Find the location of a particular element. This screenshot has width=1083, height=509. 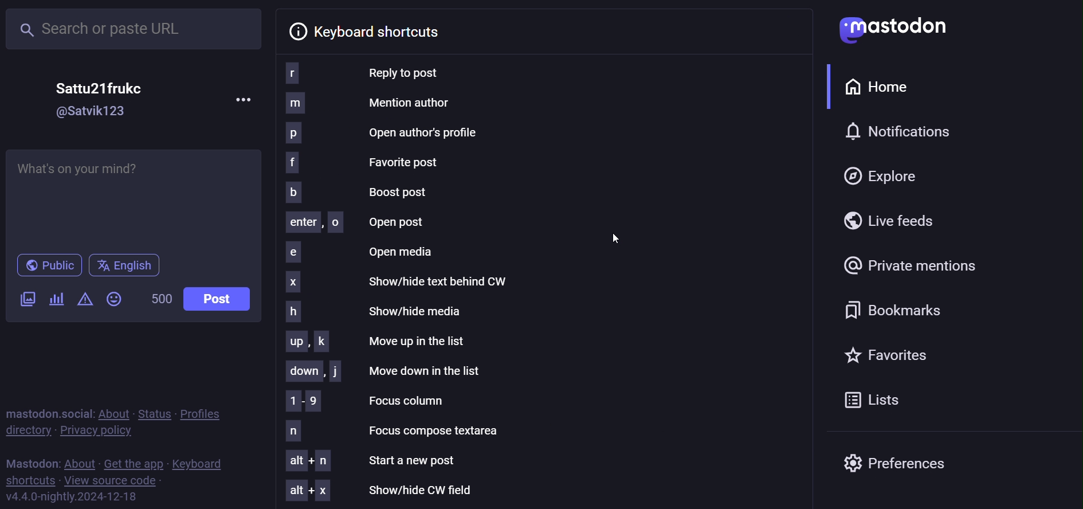

favorites is located at coordinates (885, 353).